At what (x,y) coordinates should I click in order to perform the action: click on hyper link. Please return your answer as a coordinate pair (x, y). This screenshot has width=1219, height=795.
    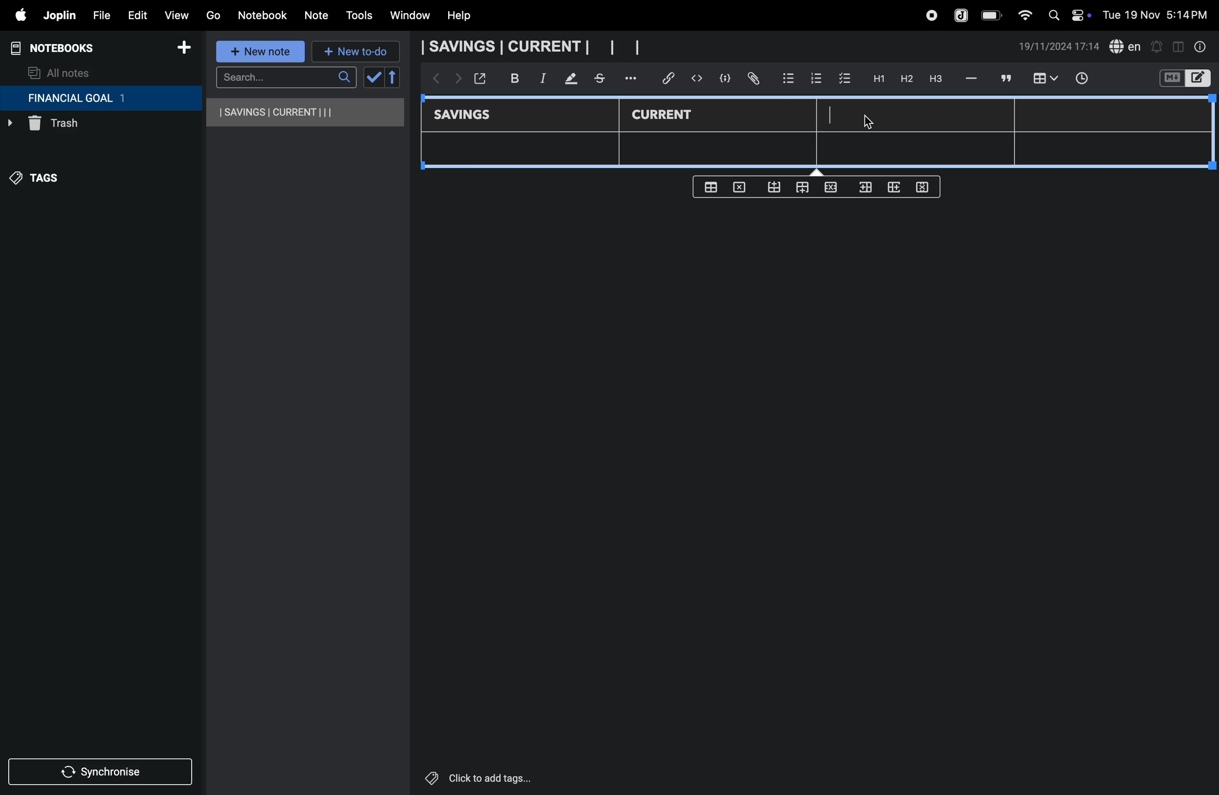
    Looking at the image, I should click on (671, 78).